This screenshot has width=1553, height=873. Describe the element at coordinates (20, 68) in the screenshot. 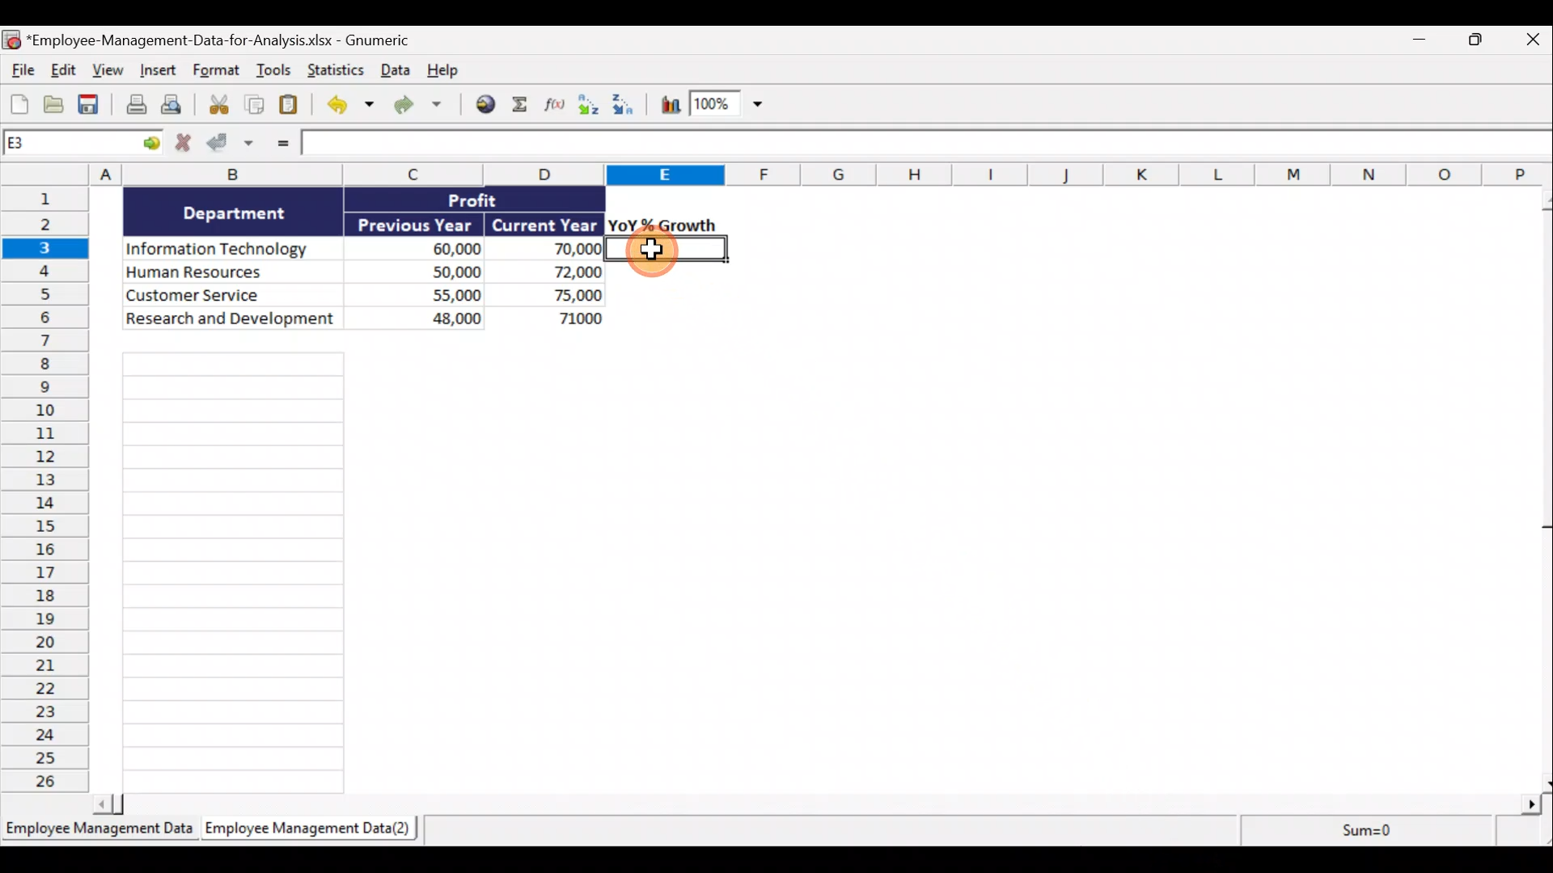

I see `File` at that location.